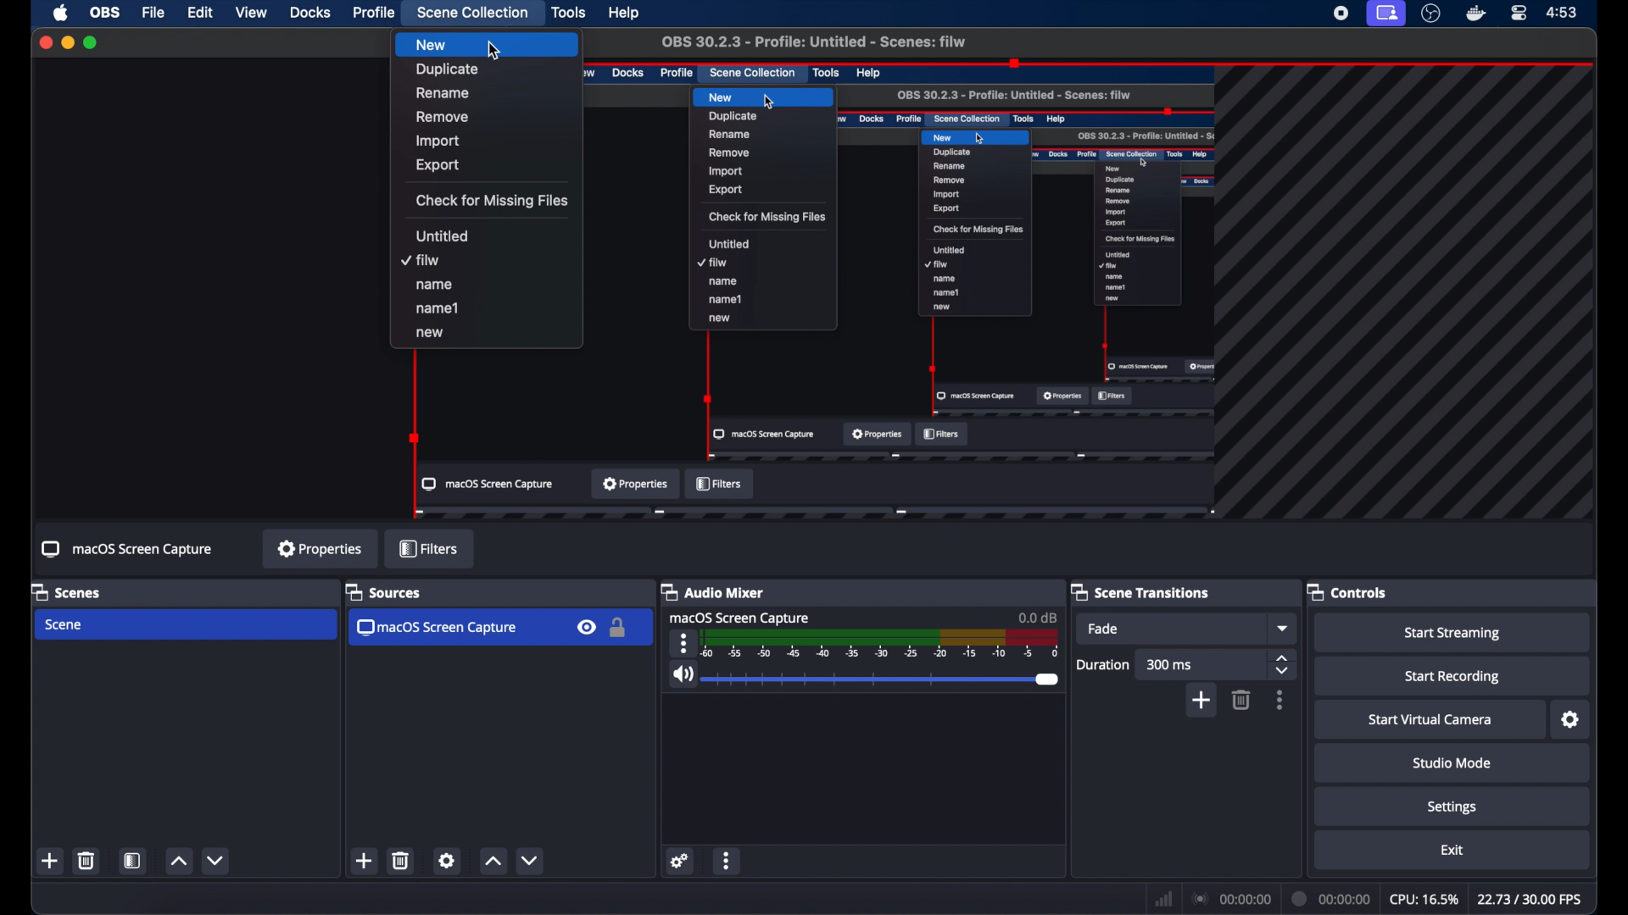 The width and height of the screenshot is (1628, 915). Describe the element at coordinates (41, 41) in the screenshot. I see `close` at that location.